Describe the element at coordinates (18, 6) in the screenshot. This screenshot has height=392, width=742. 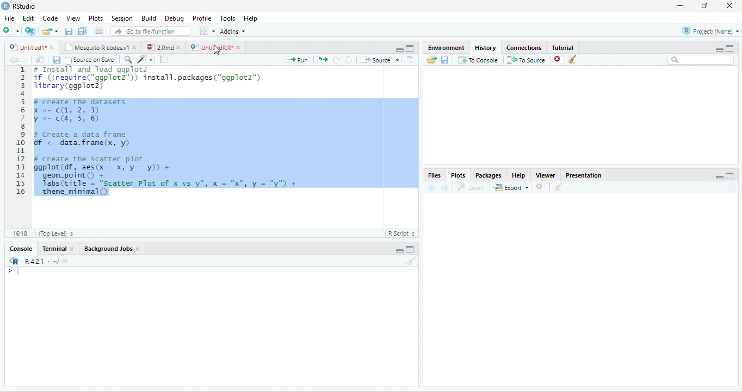
I see `RStudio` at that location.